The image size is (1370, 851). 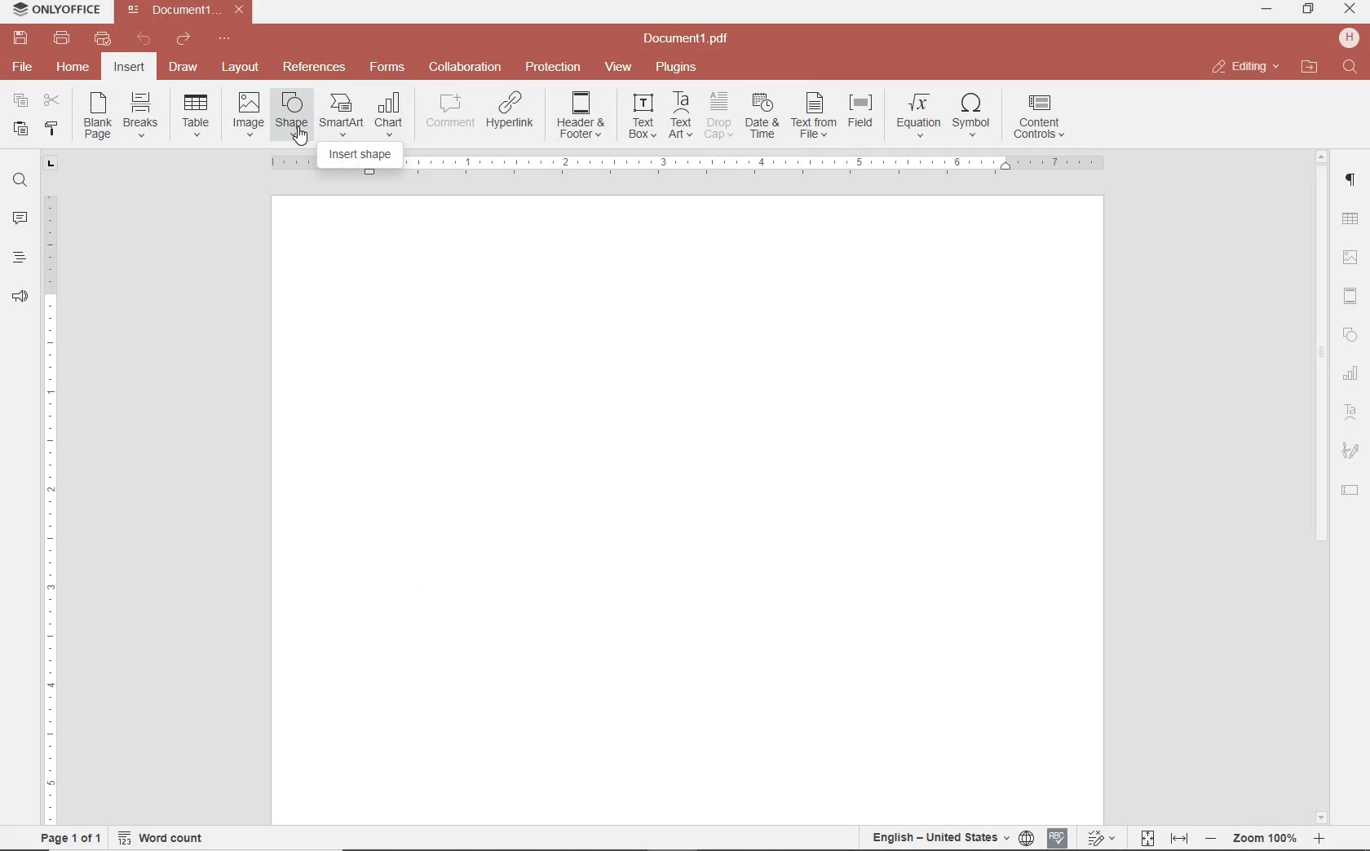 What do you see at coordinates (1099, 839) in the screenshot?
I see `track change` at bounding box center [1099, 839].